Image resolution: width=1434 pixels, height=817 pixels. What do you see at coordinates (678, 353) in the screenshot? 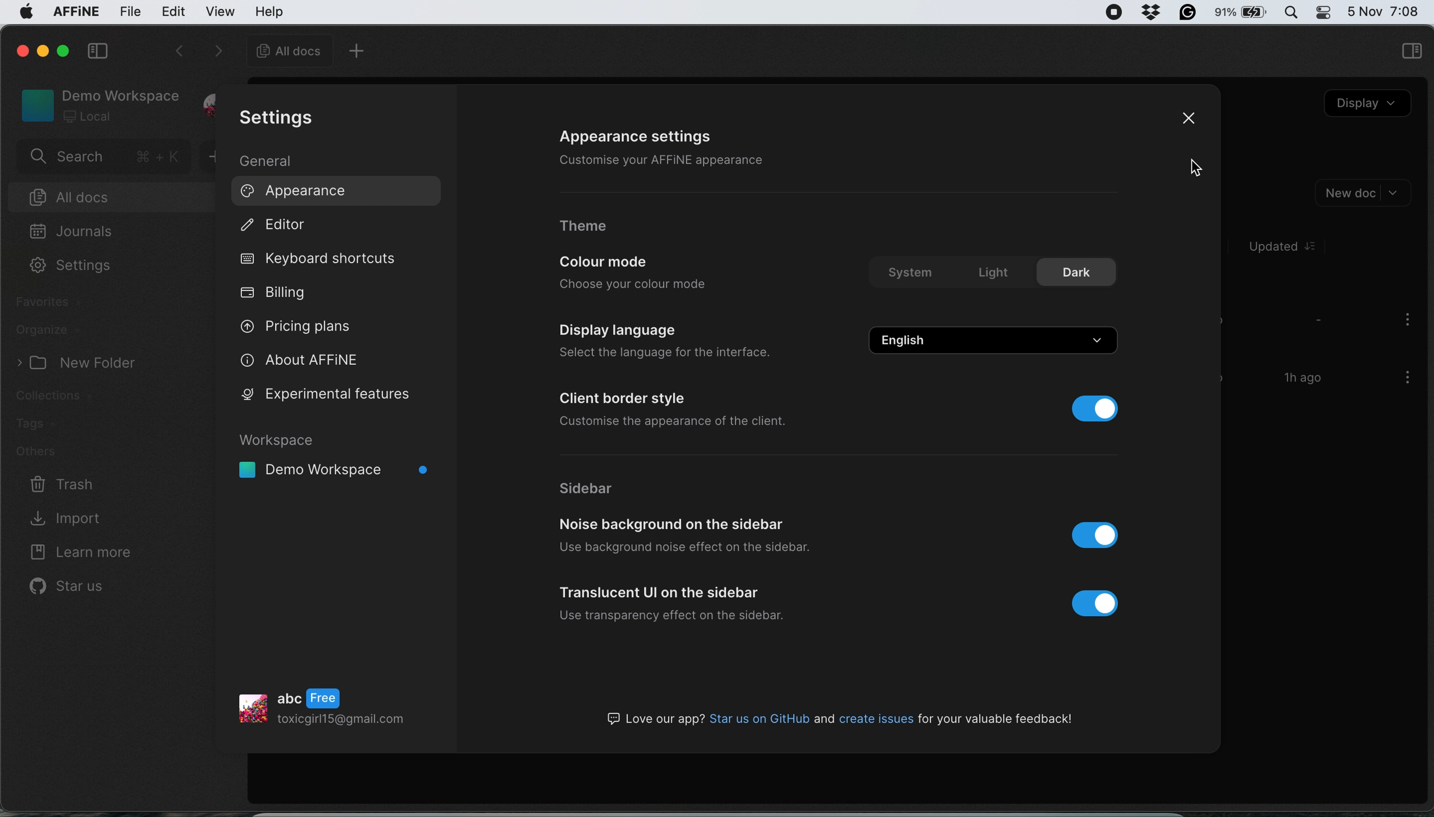
I see `select the language for the interface` at bounding box center [678, 353].